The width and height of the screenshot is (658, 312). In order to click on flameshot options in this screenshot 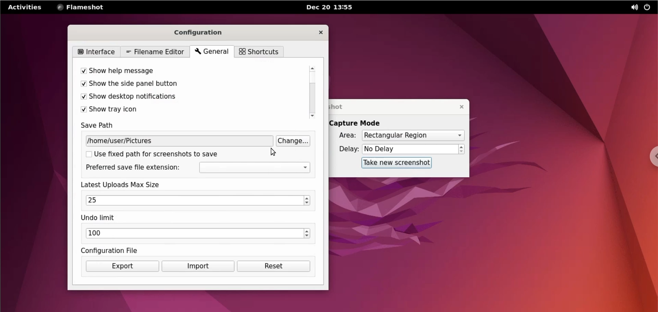, I will do `click(83, 7)`.